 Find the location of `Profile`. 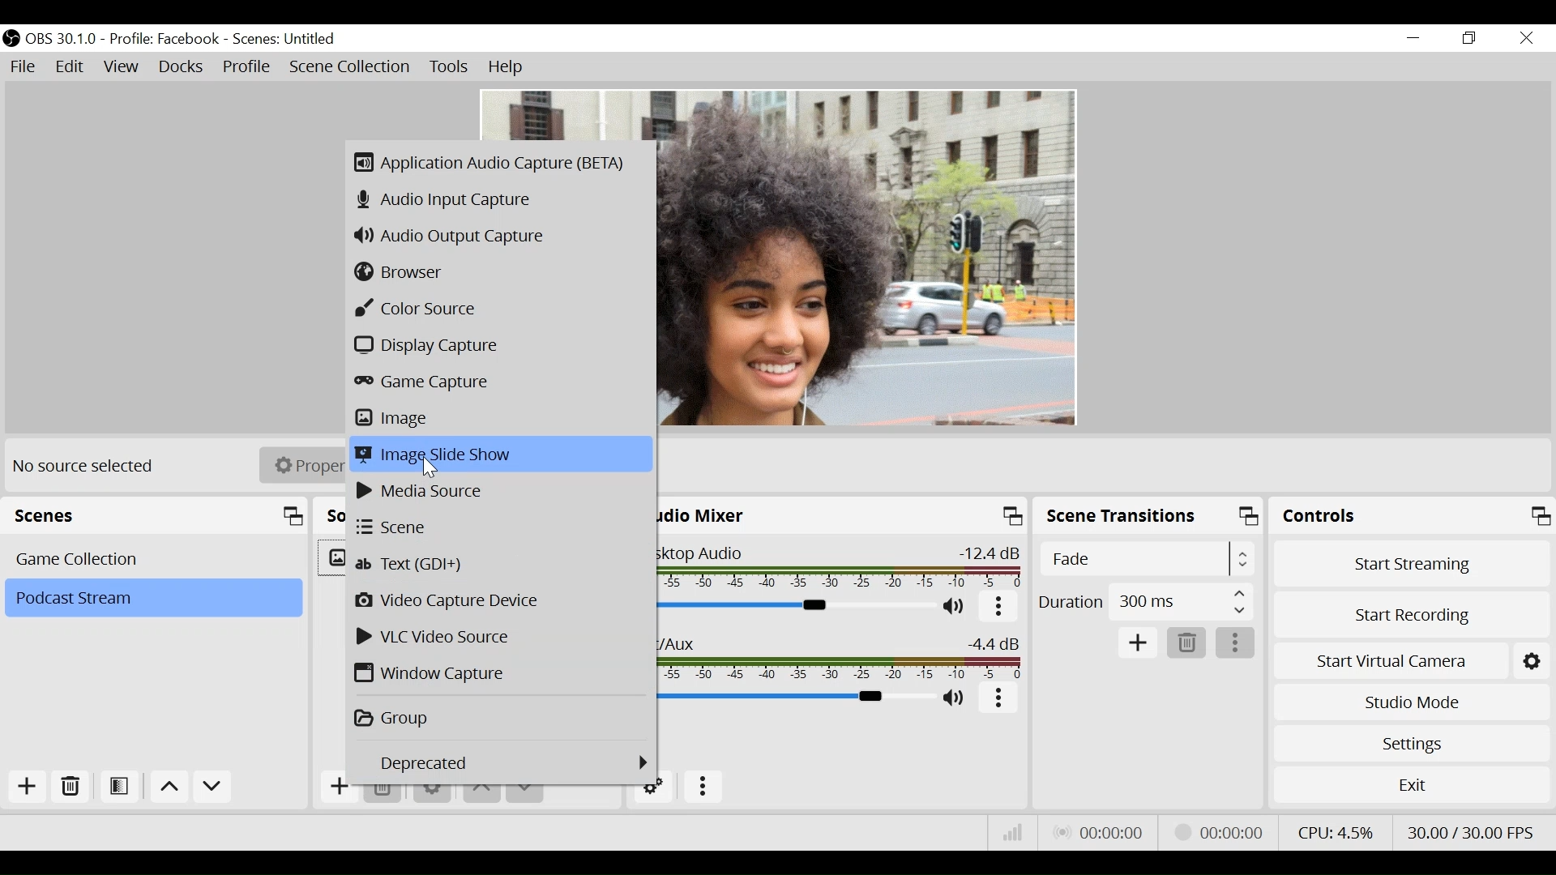

Profile is located at coordinates (165, 39).